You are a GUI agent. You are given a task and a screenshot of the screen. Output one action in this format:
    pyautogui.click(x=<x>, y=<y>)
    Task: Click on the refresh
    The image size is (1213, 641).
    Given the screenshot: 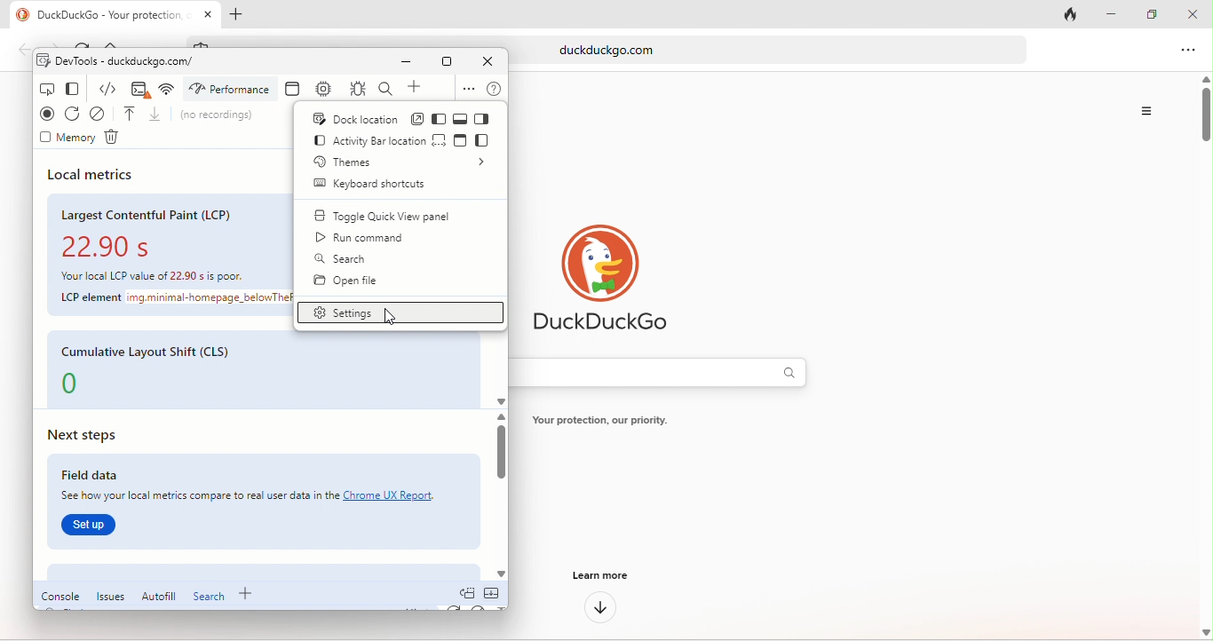 What is the action you would take?
    pyautogui.click(x=75, y=115)
    